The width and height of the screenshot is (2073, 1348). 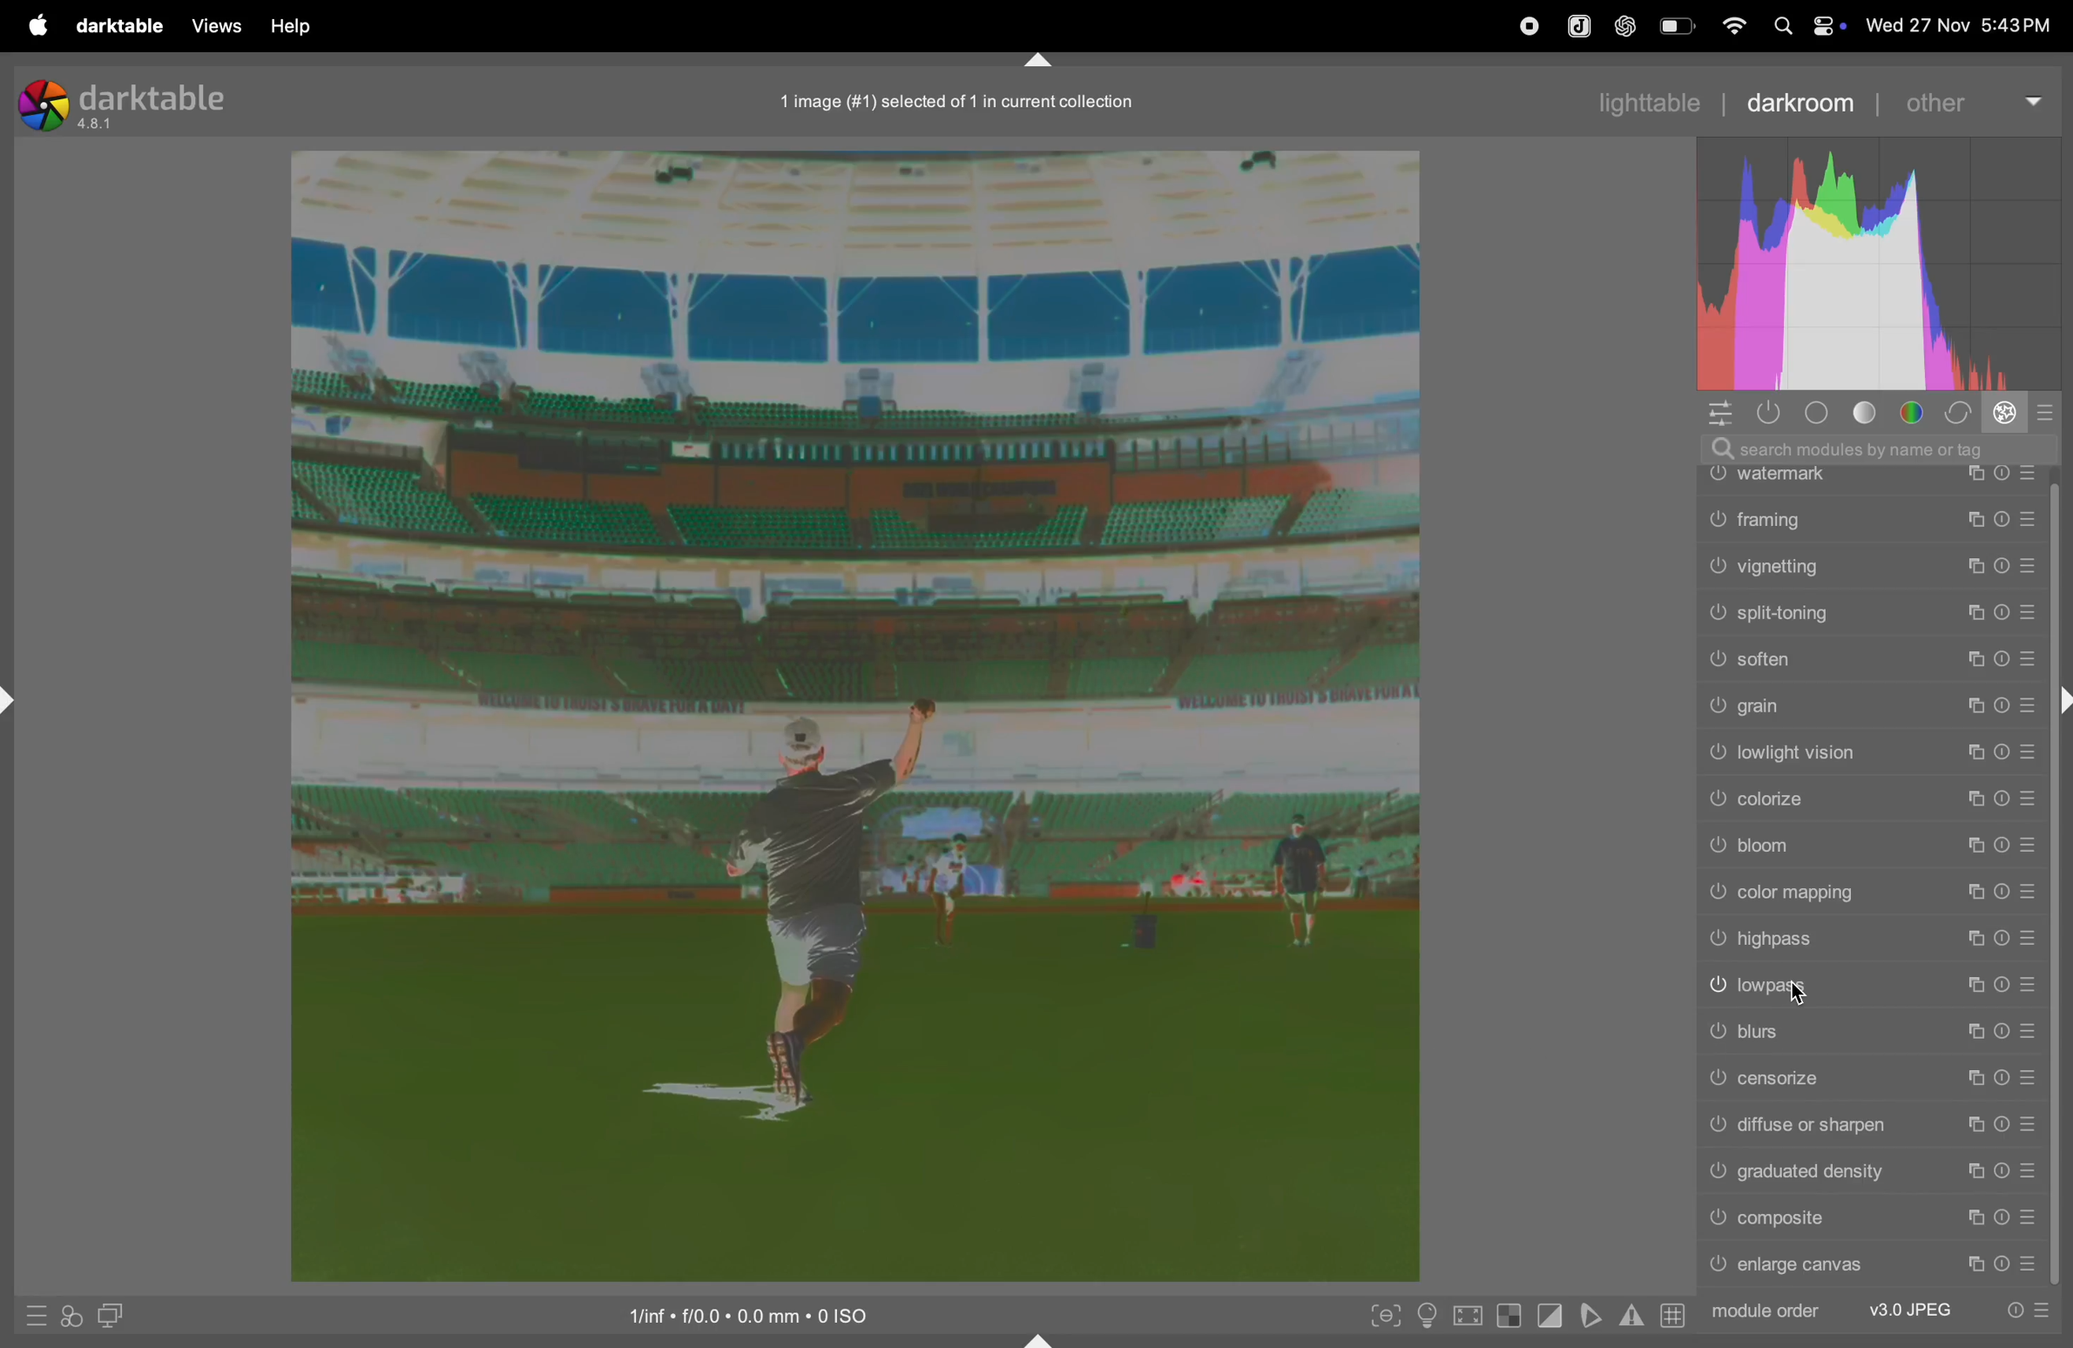 I want to click on apple widgets, so click(x=1825, y=25).